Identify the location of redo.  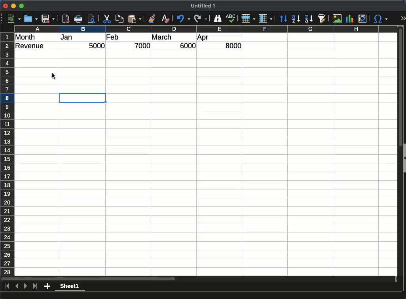
(201, 19).